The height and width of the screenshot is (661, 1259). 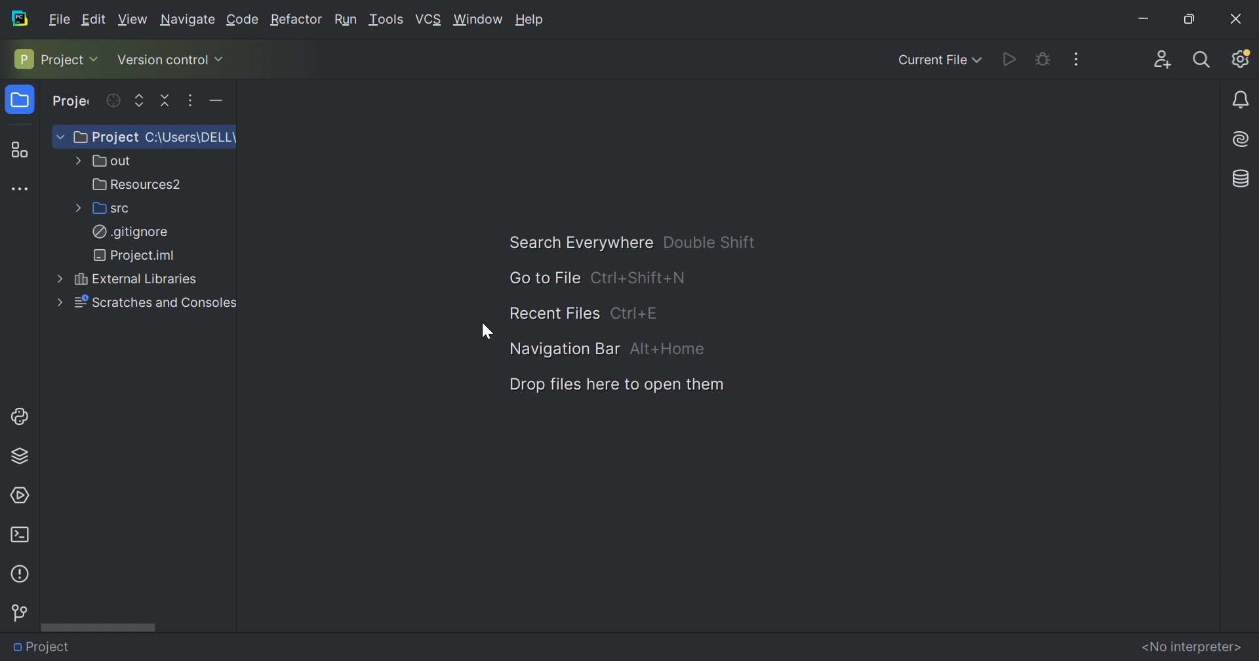 What do you see at coordinates (565, 350) in the screenshot?
I see `Navigation Bar` at bounding box center [565, 350].